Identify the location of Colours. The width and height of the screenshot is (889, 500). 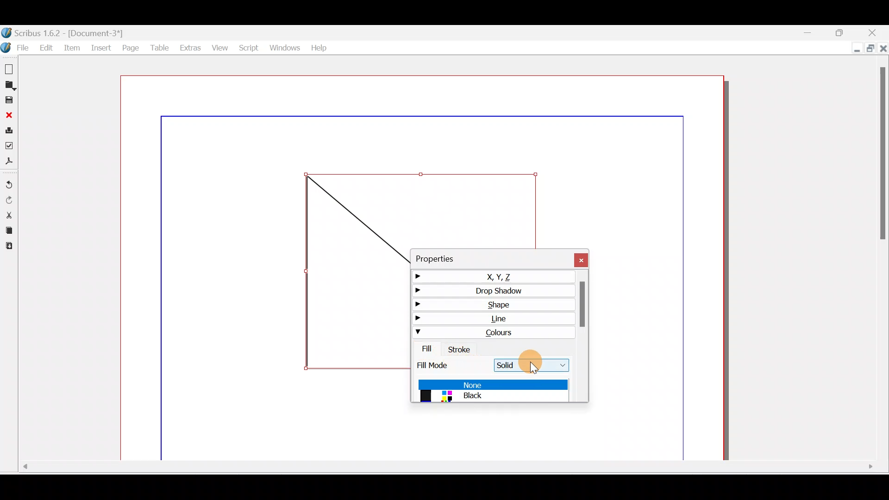
(493, 331).